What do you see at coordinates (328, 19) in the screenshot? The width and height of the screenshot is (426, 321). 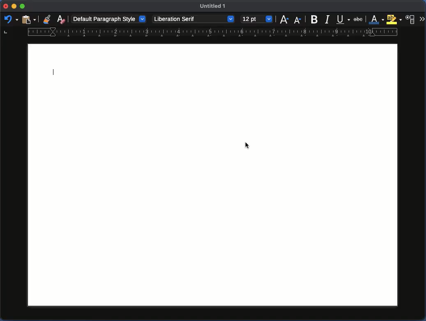 I see `Italics` at bounding box center [328, 19].